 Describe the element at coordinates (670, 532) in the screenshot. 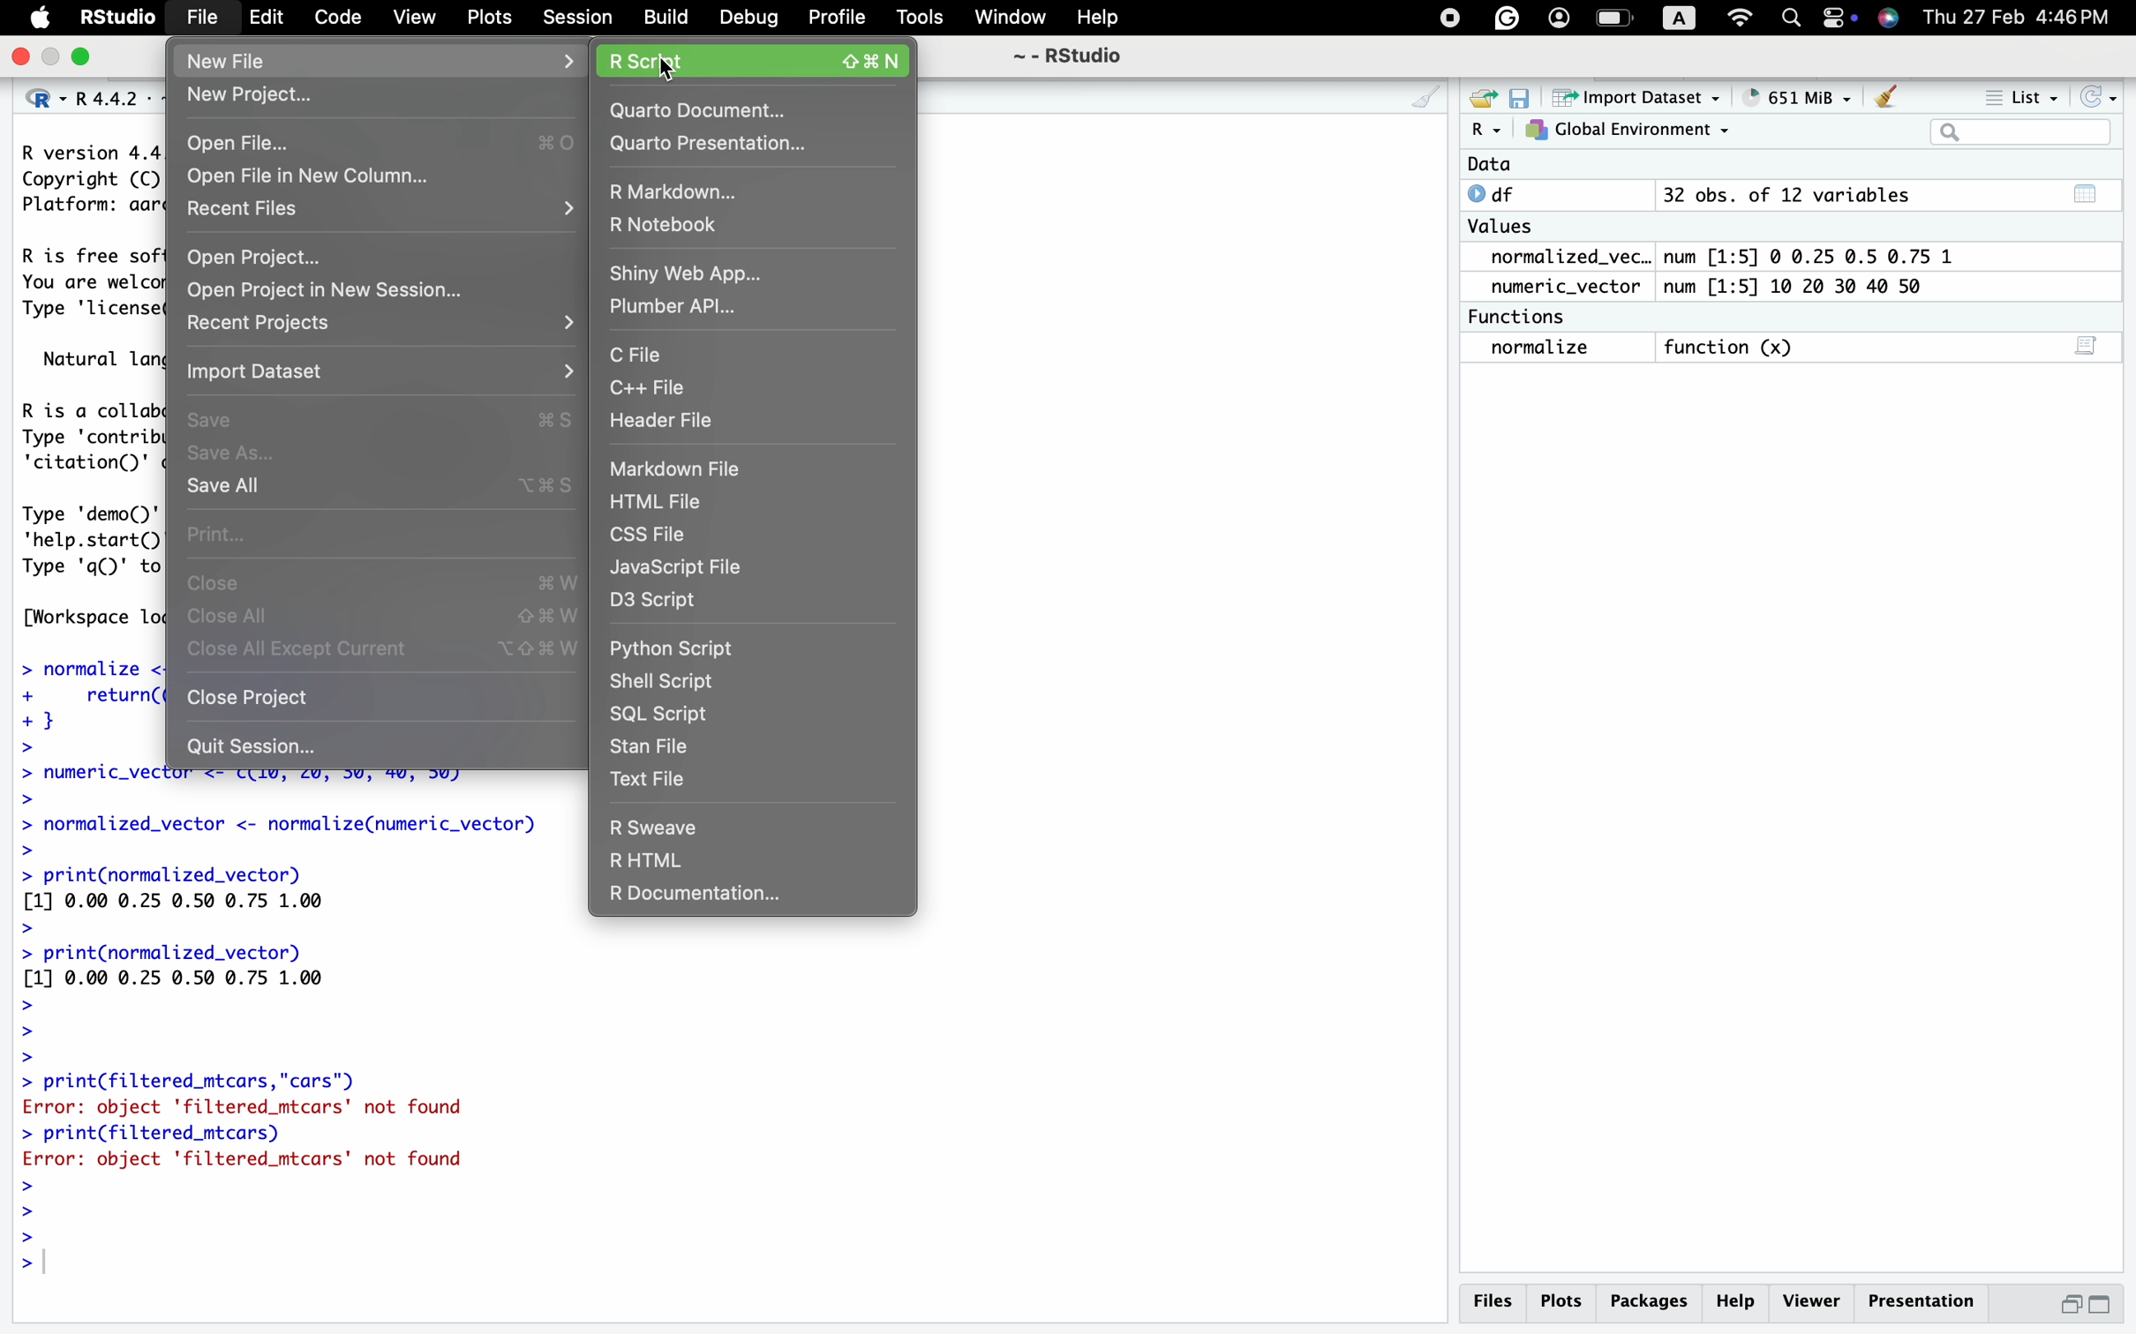

I see `CSS File` at that location.